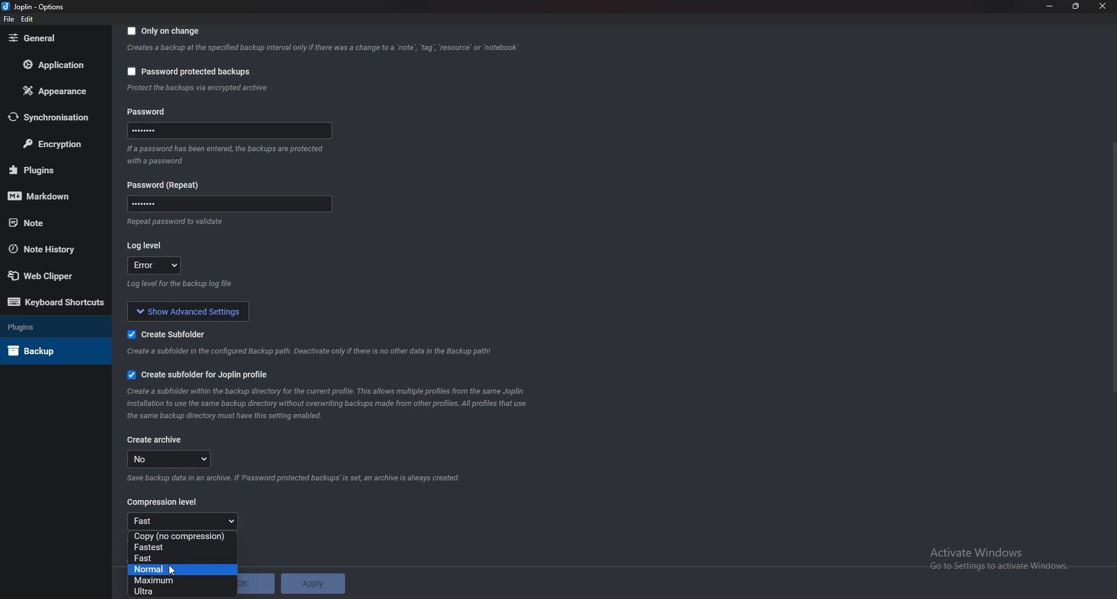 The image size is (1117, 599). I want to click on info, so click(197, 88).